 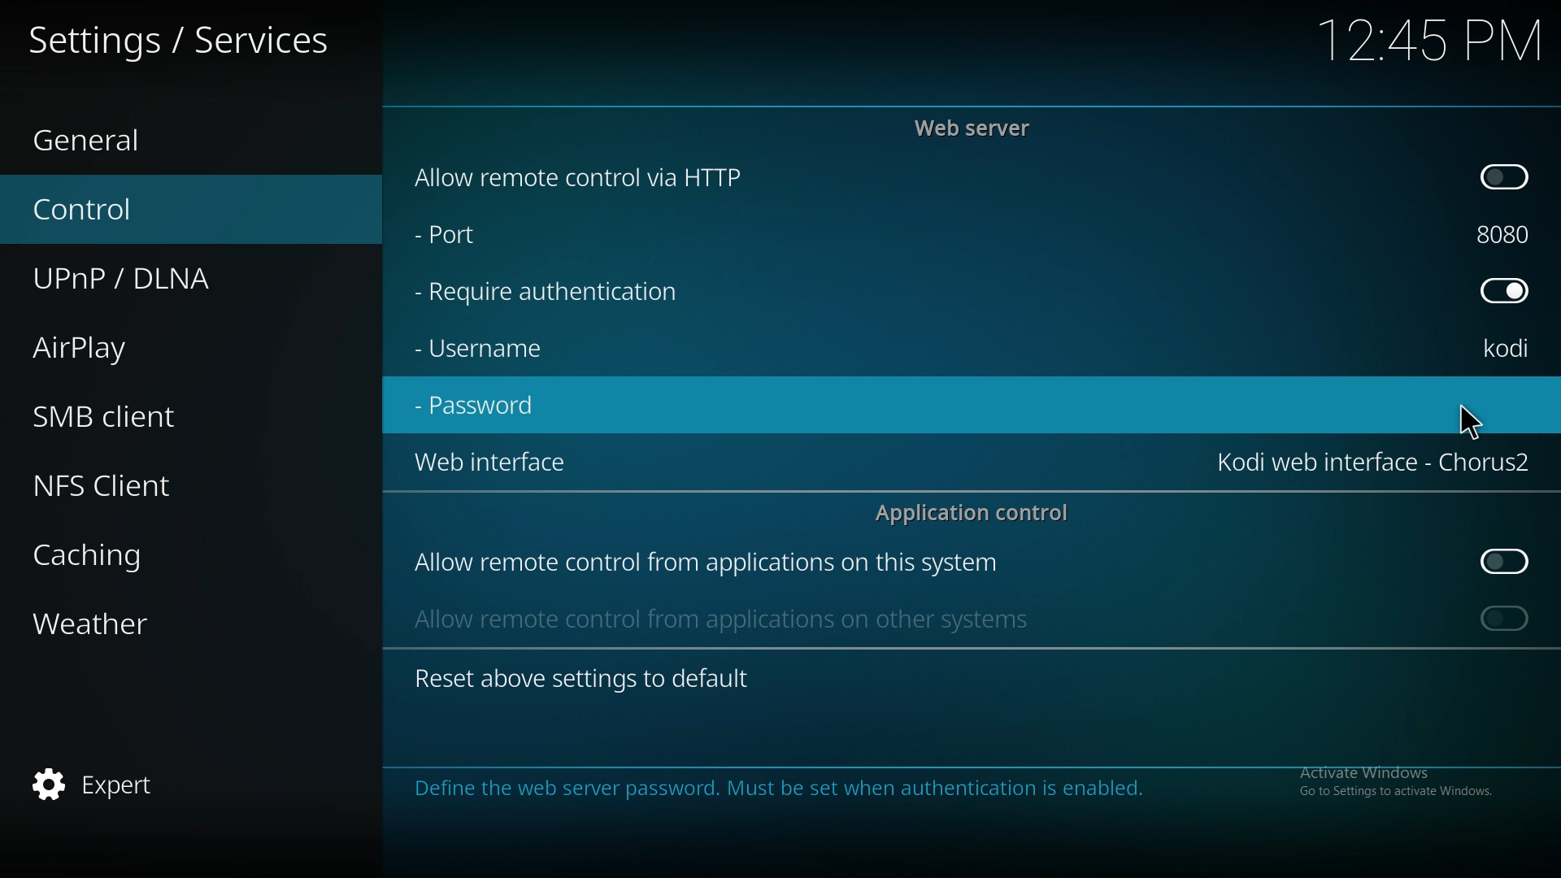 I want to click on caching, so click(x=149, y=555).